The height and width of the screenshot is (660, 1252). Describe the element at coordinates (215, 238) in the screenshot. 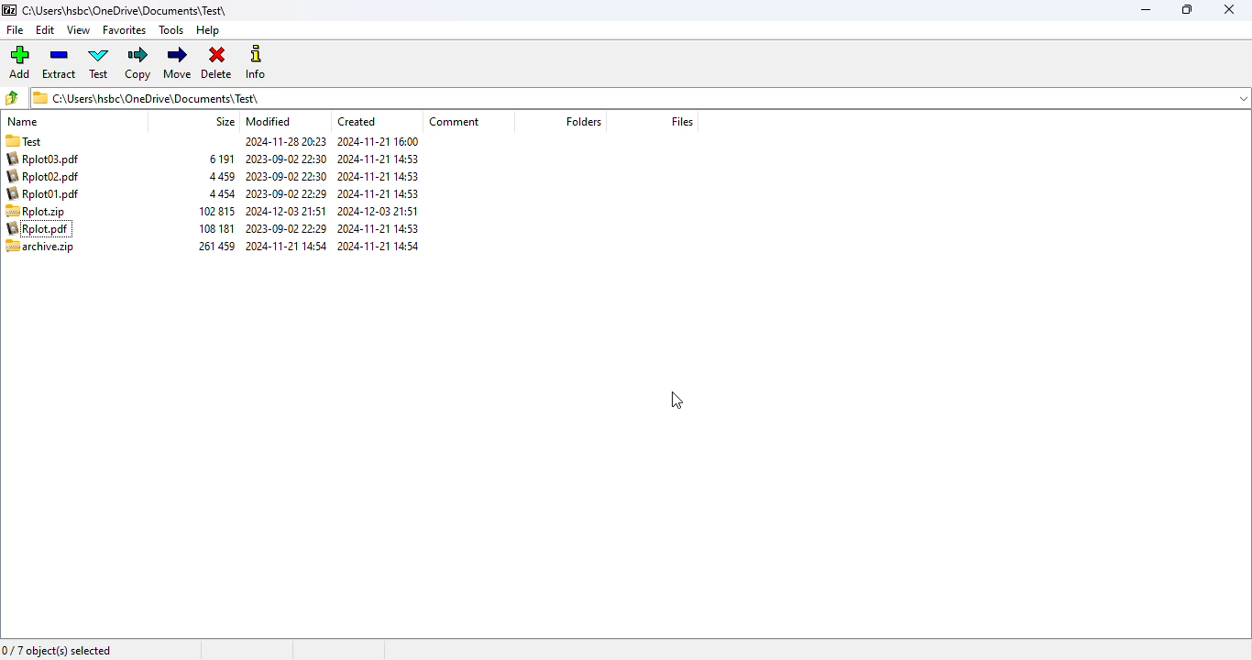

I see `archive` at that location.